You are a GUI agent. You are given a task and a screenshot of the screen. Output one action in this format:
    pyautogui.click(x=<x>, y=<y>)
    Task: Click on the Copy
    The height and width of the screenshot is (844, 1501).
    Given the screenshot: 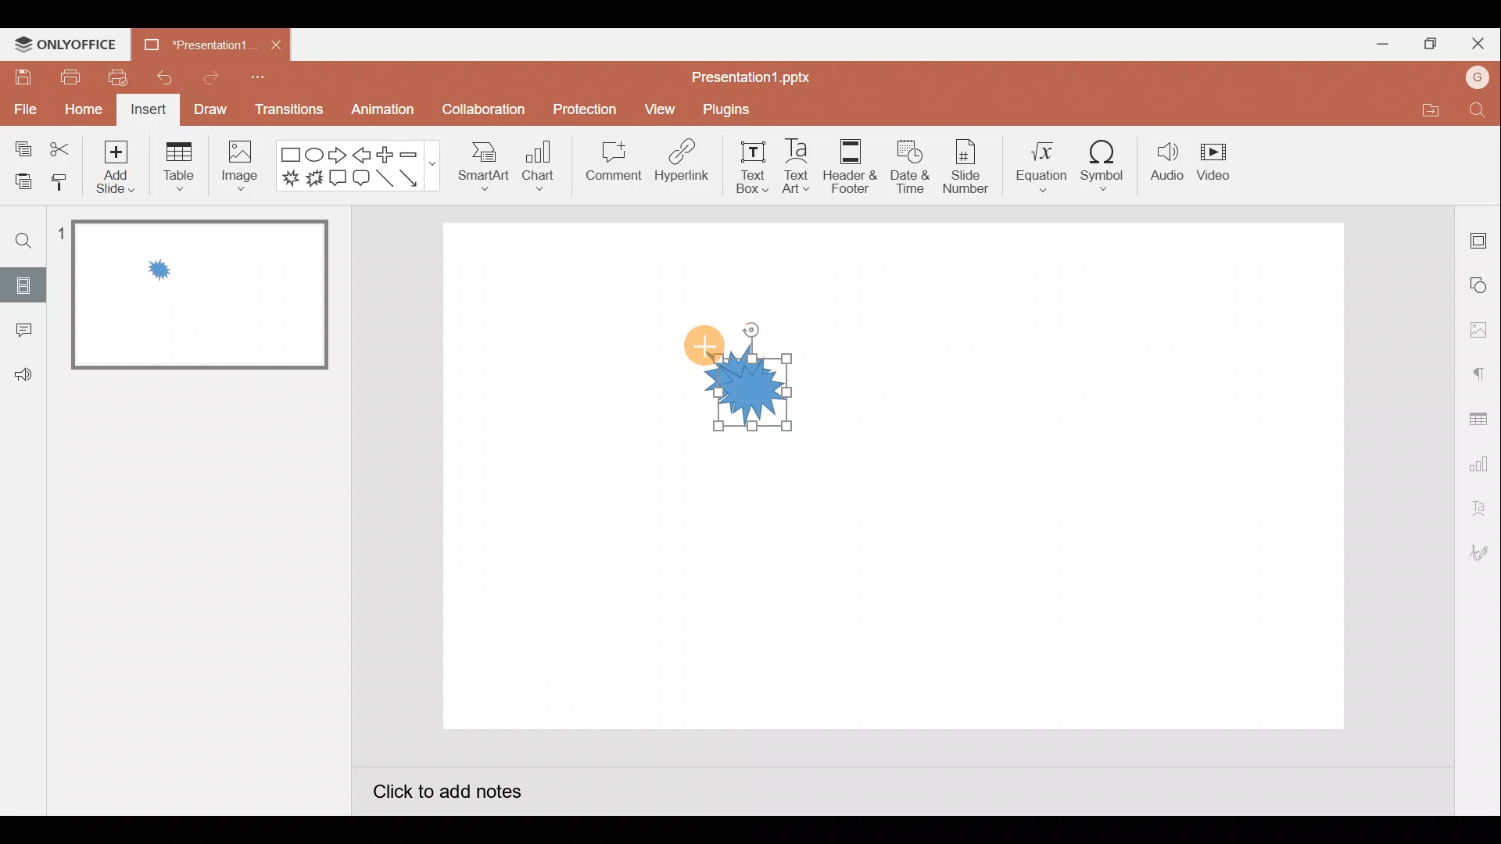 What is the action you would take?
    pyautogui.click(x=20, y=147)
    